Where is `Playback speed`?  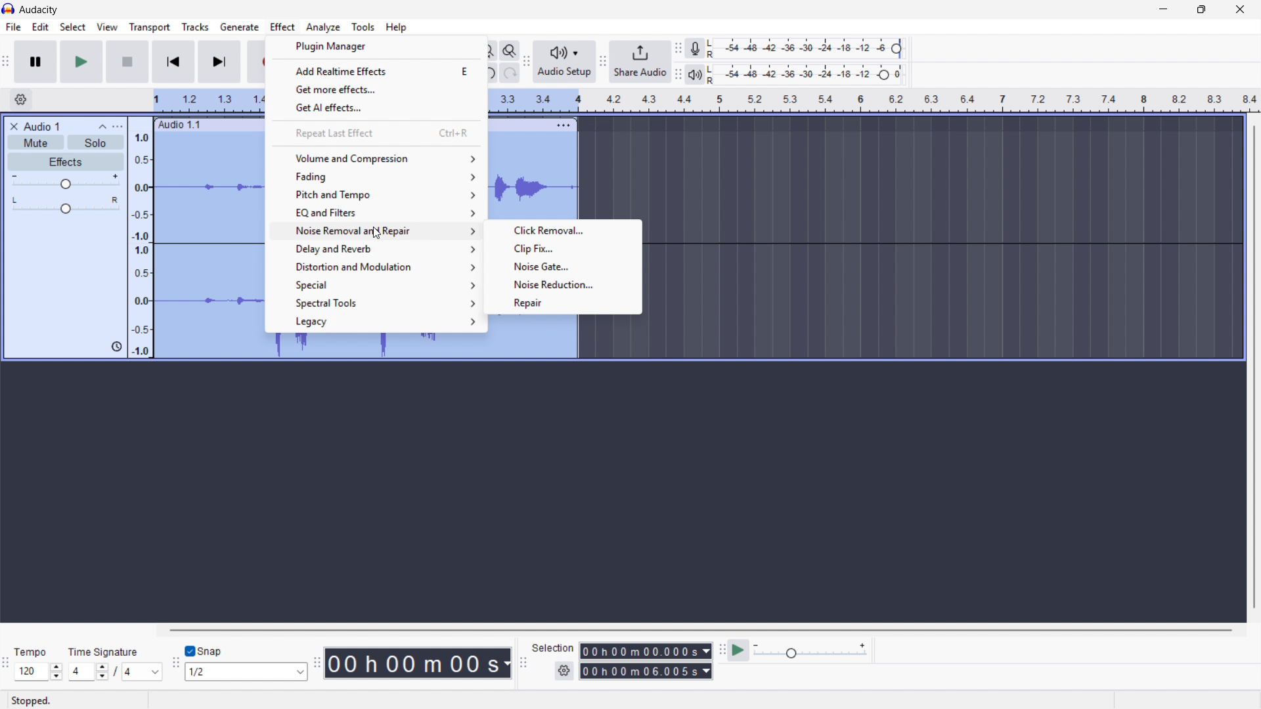 Playback speed is located at coordinates (810, 652).